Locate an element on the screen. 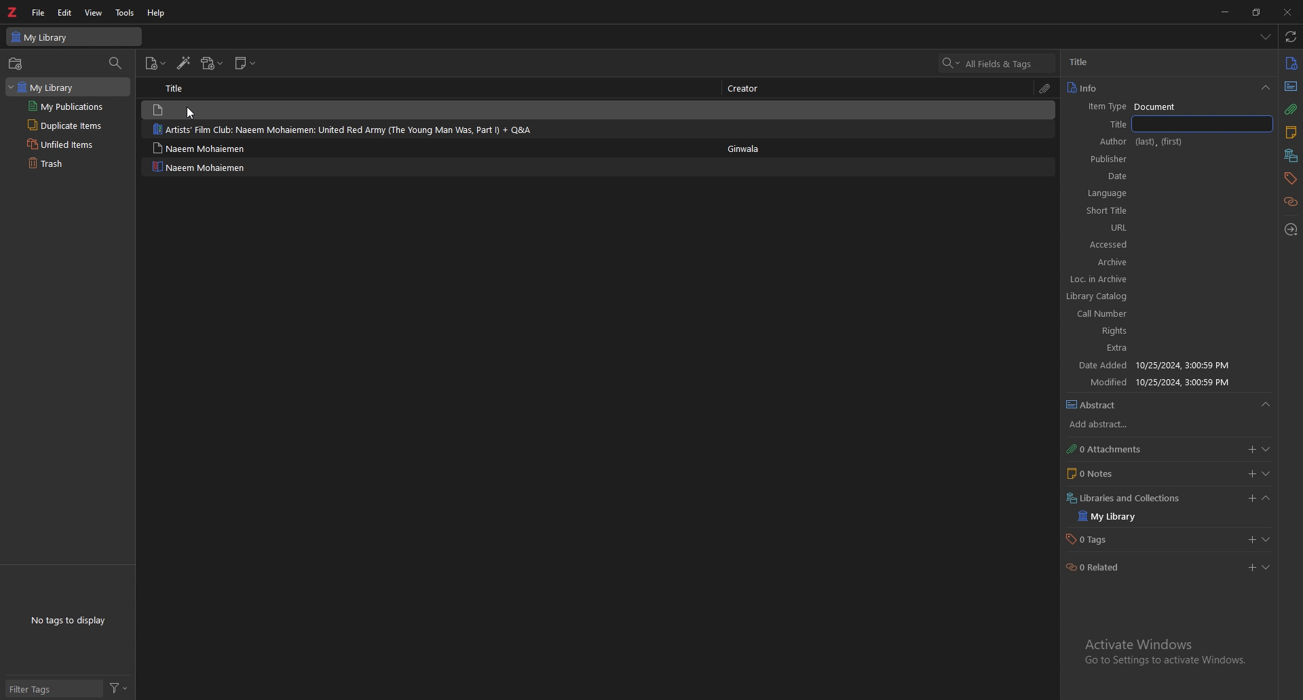 This screenshot has width=1303, height=700. close is located at coordinates (1288, 12).